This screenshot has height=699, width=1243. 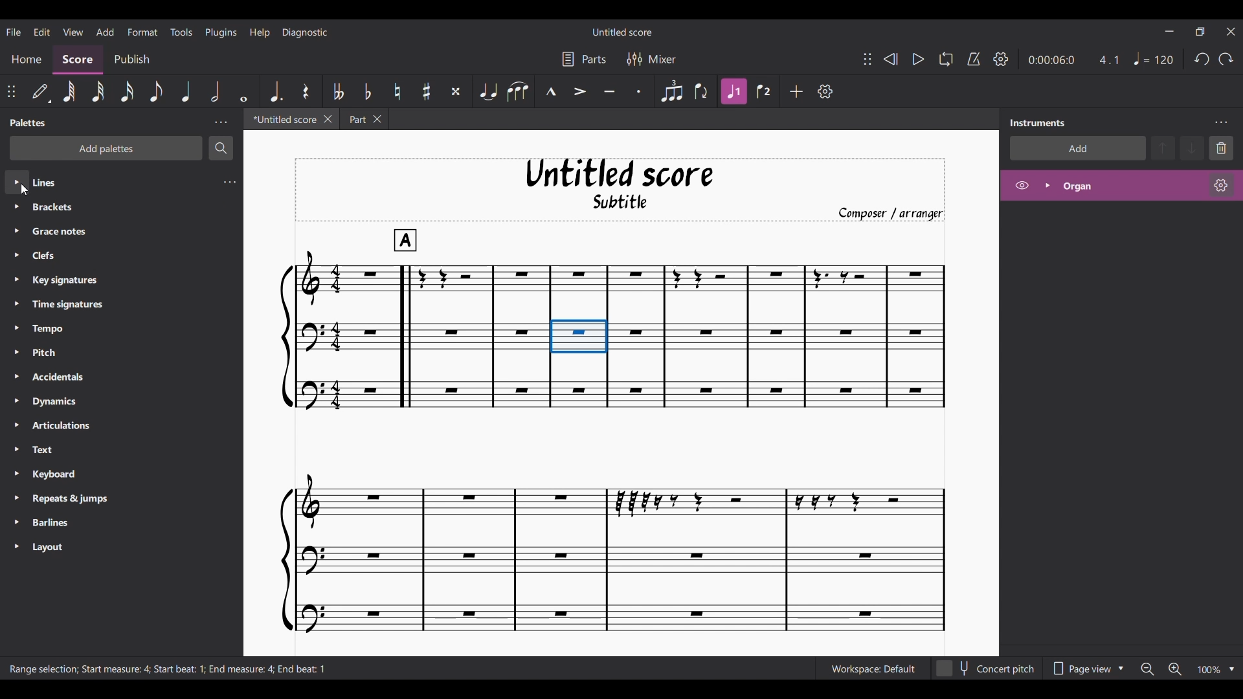 I want to click on Palette list, so click(x=135, y=364).